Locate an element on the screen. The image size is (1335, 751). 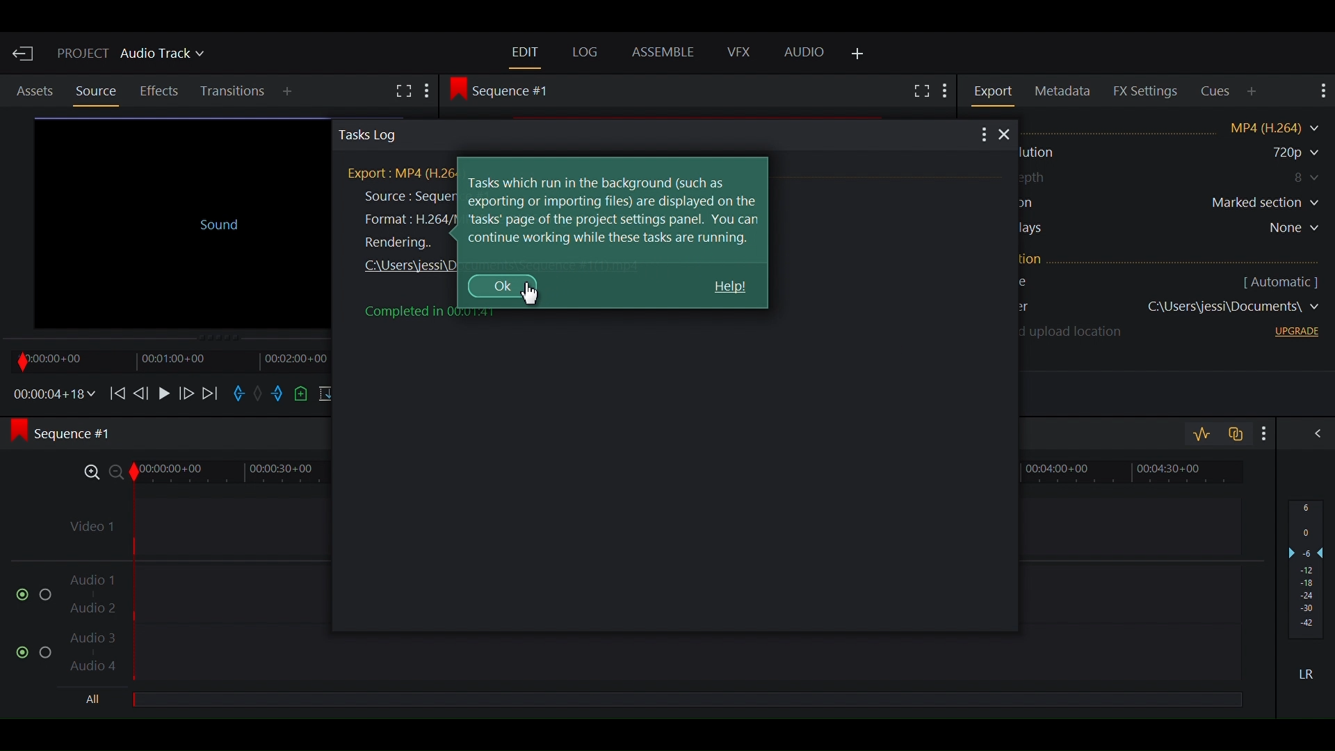
Timeline is located at coordinates (166, 360).